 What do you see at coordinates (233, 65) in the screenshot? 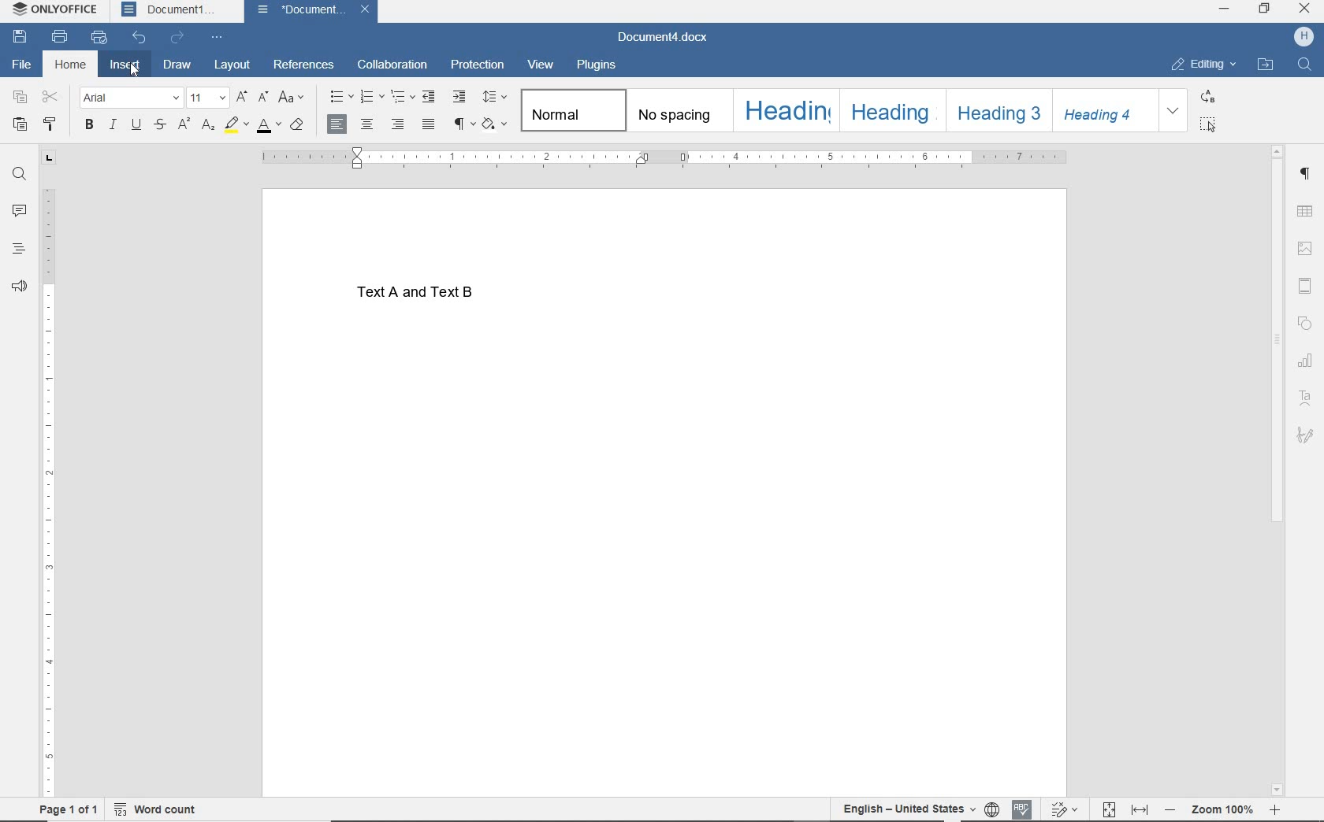
I see `LAYOUT` at bounding box center [233, 65].